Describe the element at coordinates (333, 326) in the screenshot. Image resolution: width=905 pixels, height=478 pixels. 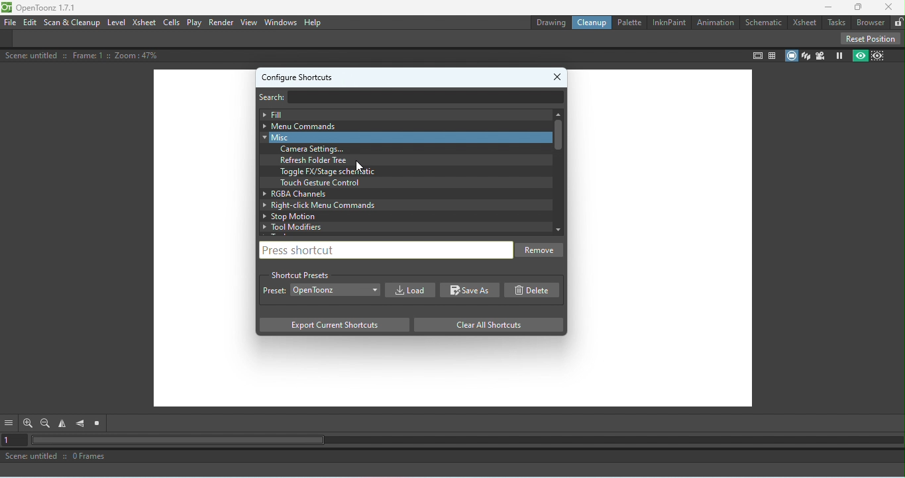
I see `Export current shortcuts` at that location.